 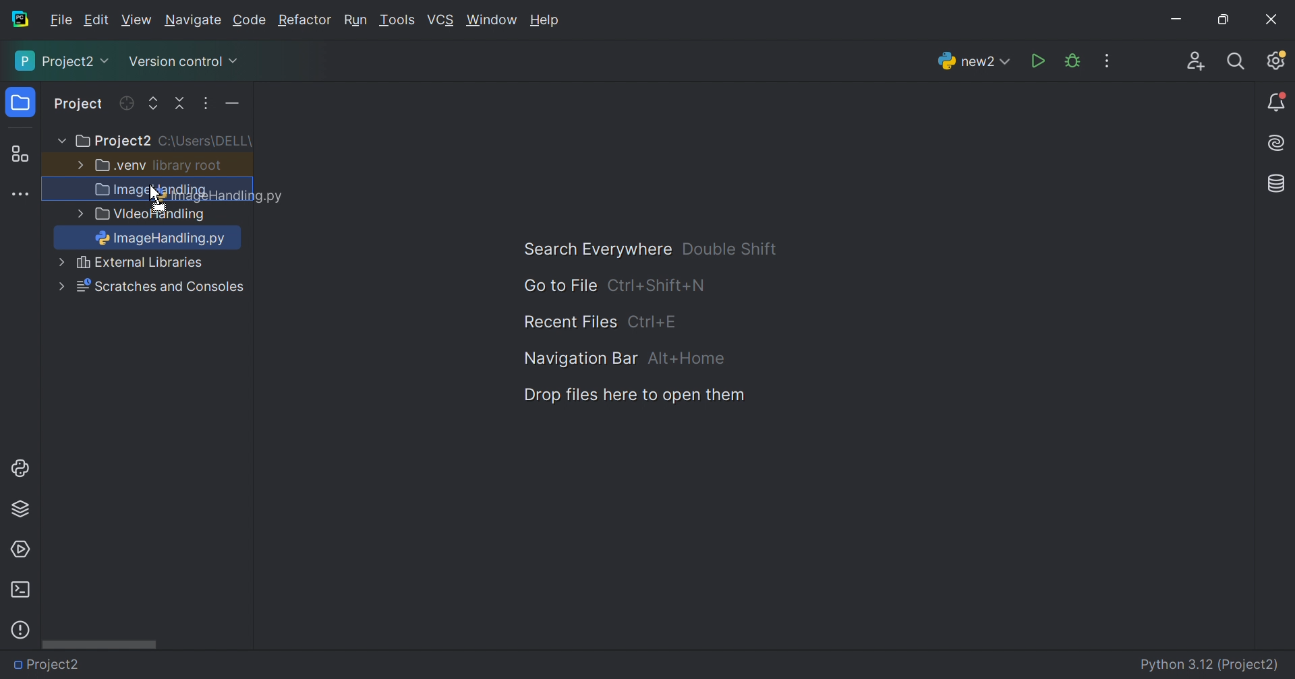 What do you see at coordinates (20, 508) in the screenshot?
I see `Python packages` at bounding box center [20, 508].